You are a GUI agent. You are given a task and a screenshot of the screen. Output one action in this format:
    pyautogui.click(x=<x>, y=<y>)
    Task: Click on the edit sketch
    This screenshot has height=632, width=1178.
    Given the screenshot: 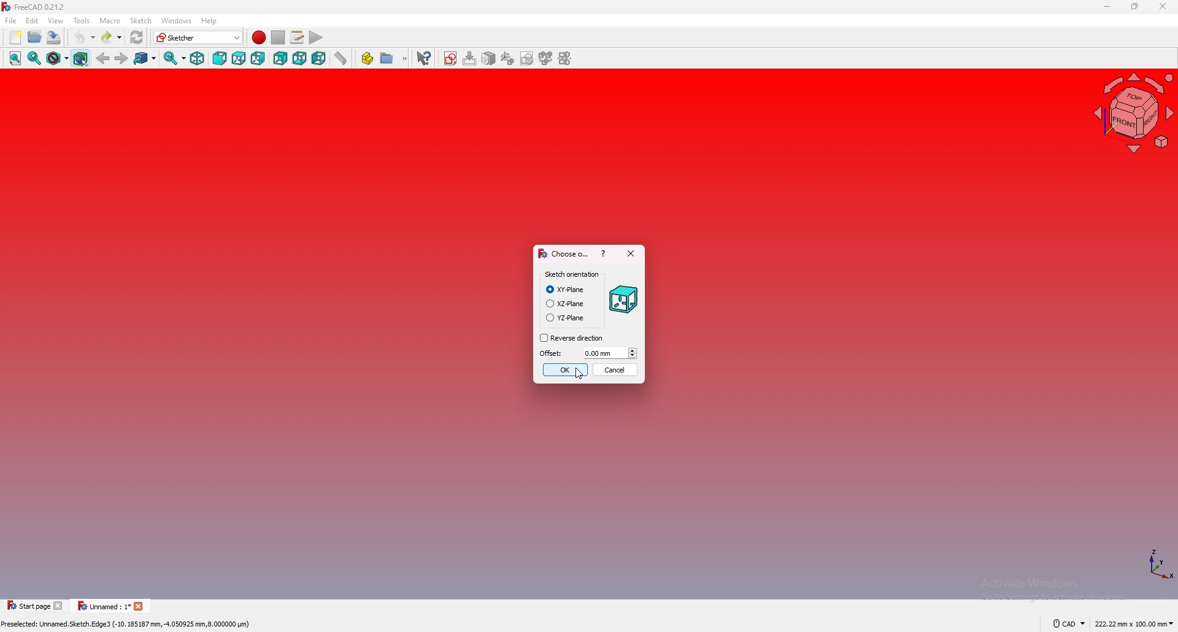 What is the action you would take?
    pyautogui.click(x=472, y=57)
    